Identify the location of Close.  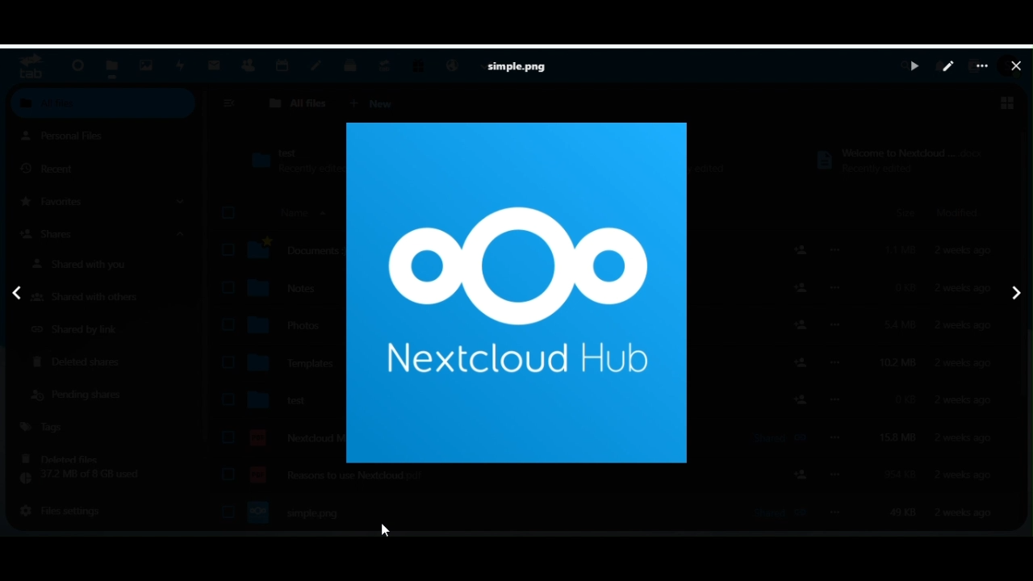
(1016, 65).